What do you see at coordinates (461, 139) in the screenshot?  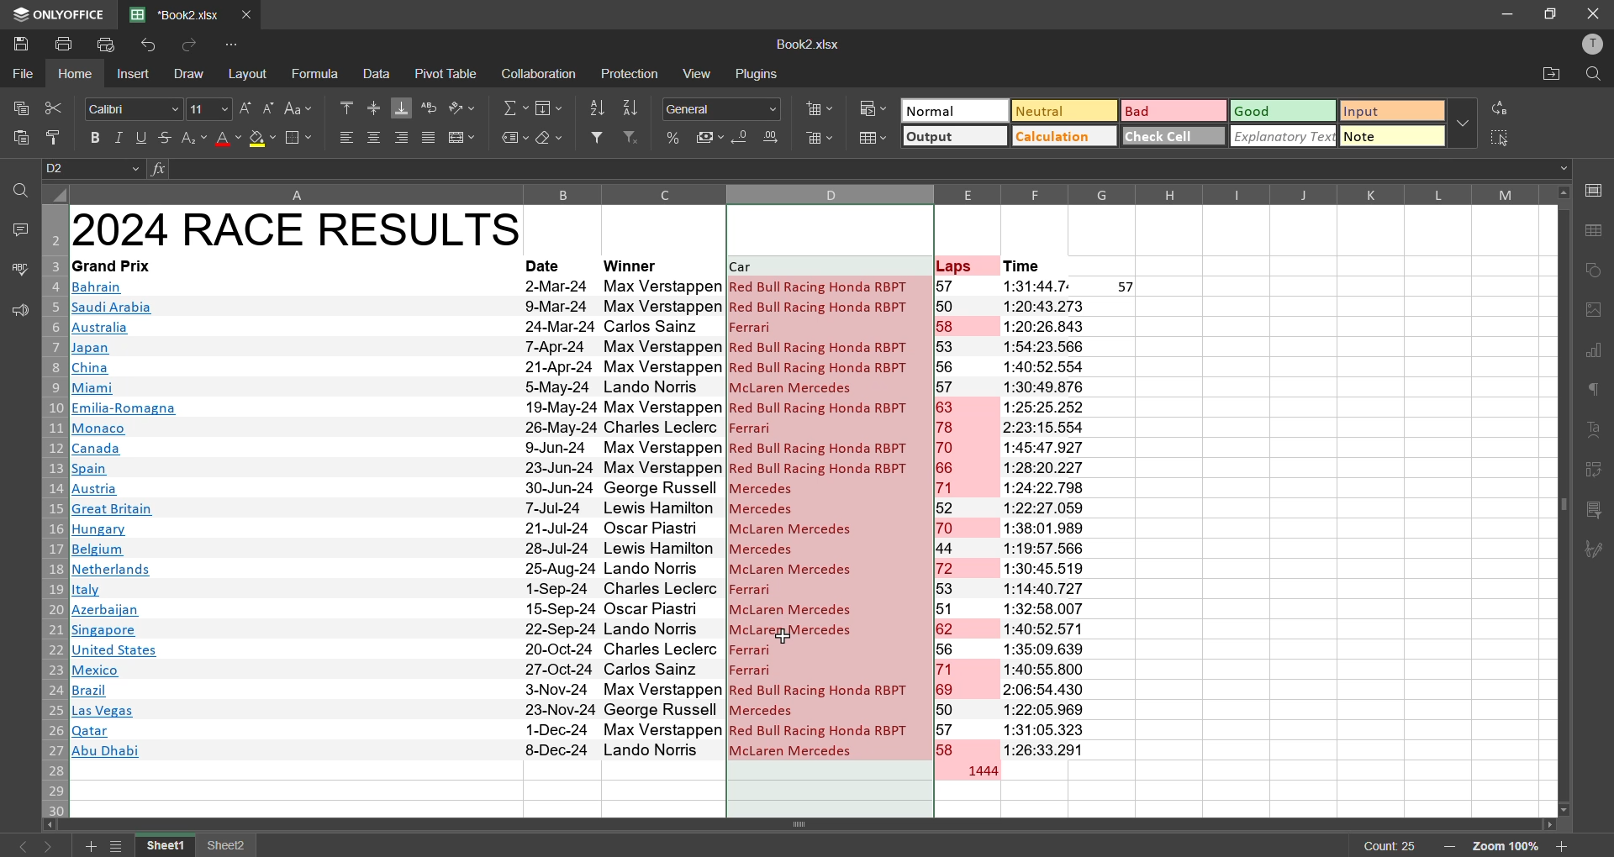 I see `merge and center` at bounding box center [461, 139].